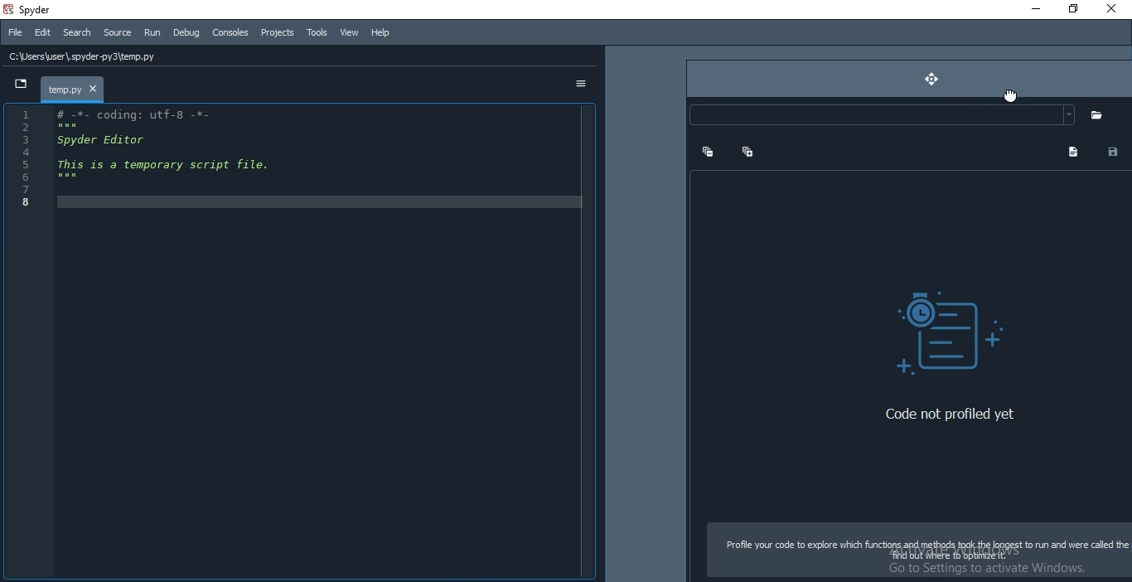 The height and width of the screenshot is (582, 1132). I want to click on Run, so click(151, 33).